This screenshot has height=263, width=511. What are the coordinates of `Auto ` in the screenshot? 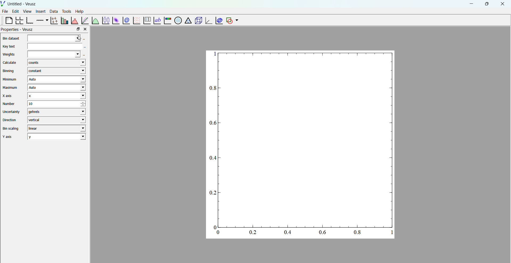 It's located at (57, 88).